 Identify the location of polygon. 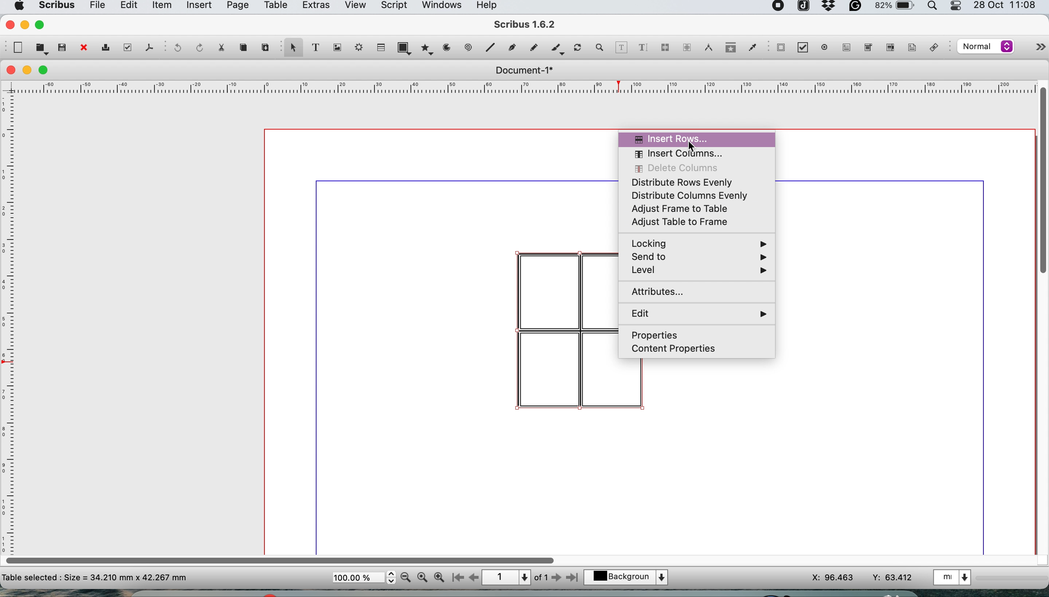
(429, 48).